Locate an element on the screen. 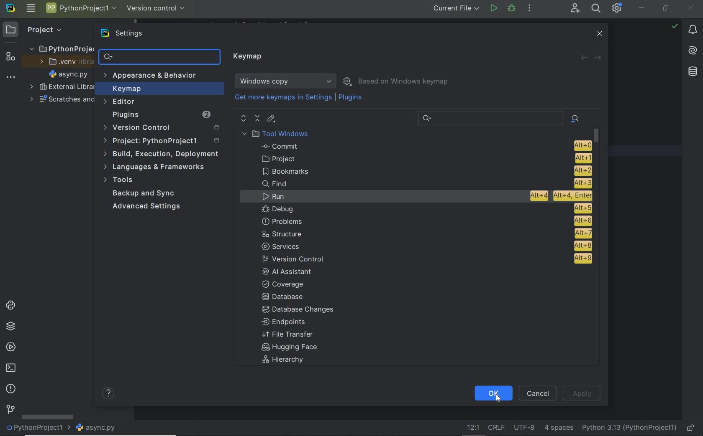 The width and height of the screenshot is (703, 436). Keymap is located at coordinates (249, 58).